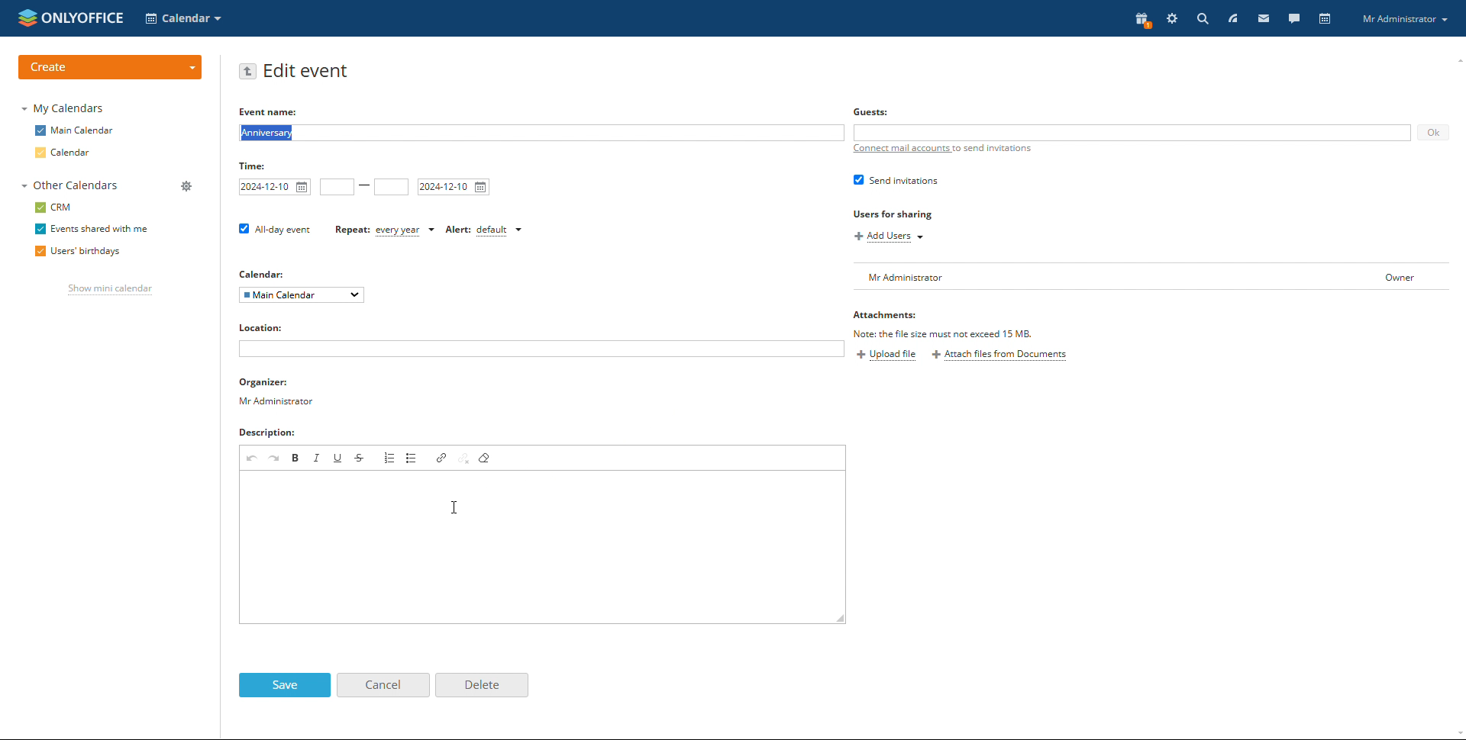 Image resolution: width=1466 pixels, height=740 pixels. I want to click on , so click(544, 547).